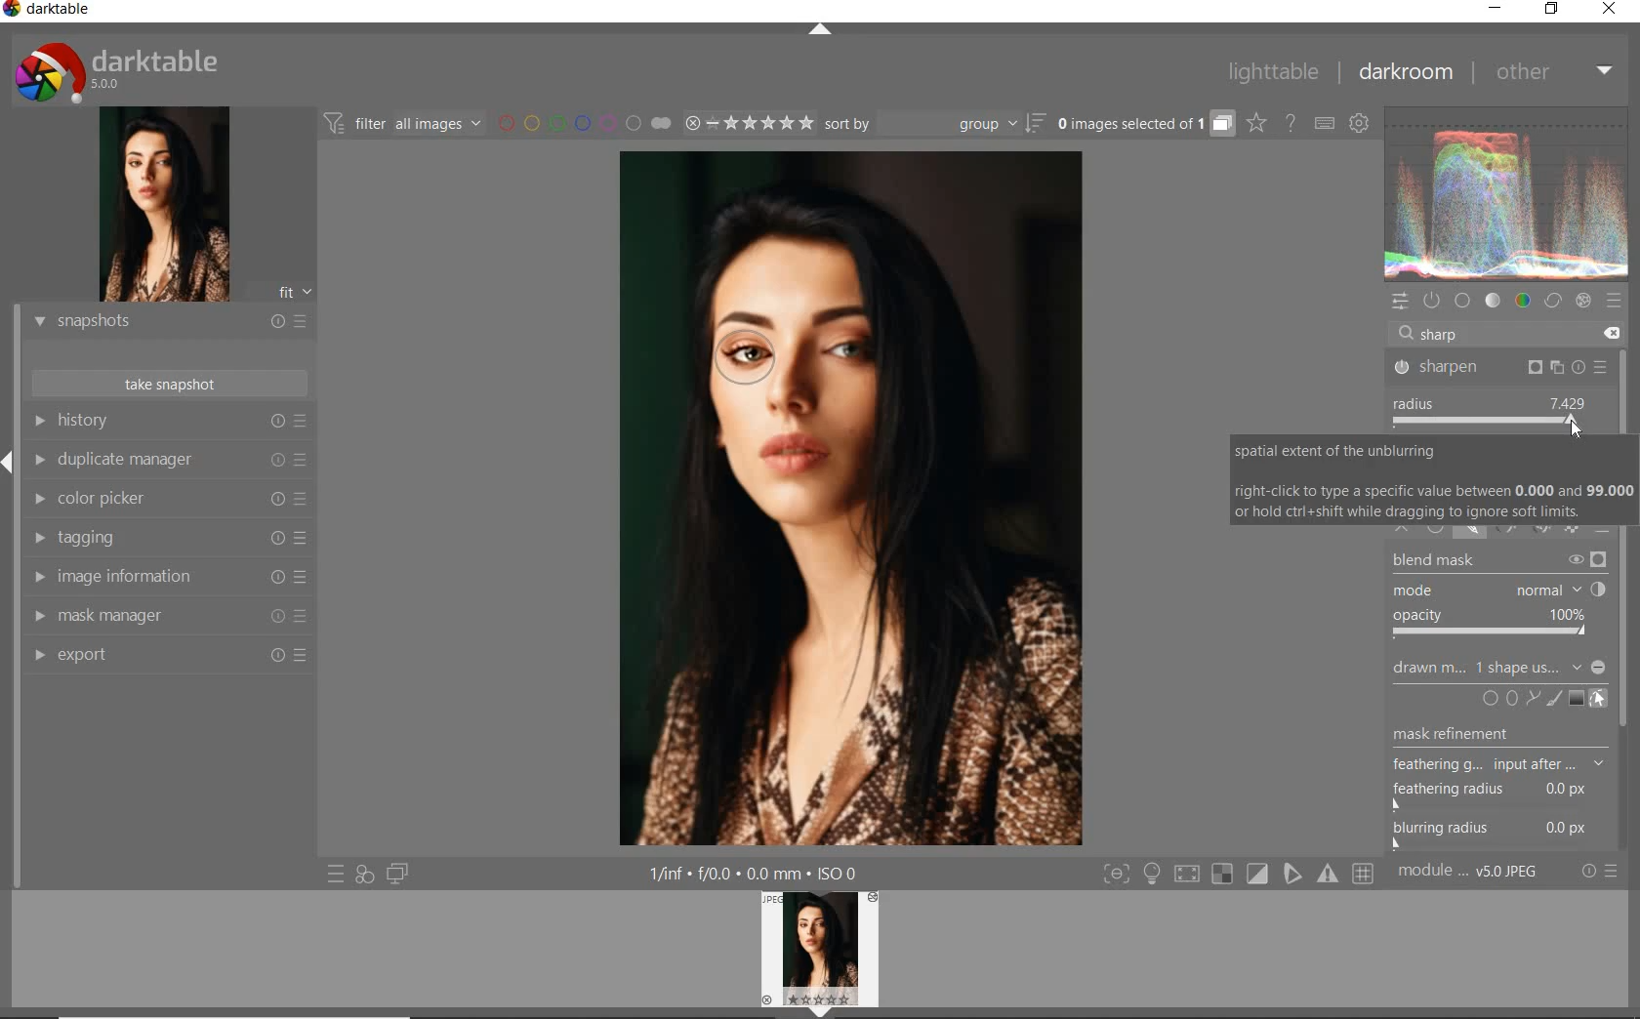 The height and width of the screenshot is (1019, 1640). I want to click on duplicate manager, so click(169, 458).